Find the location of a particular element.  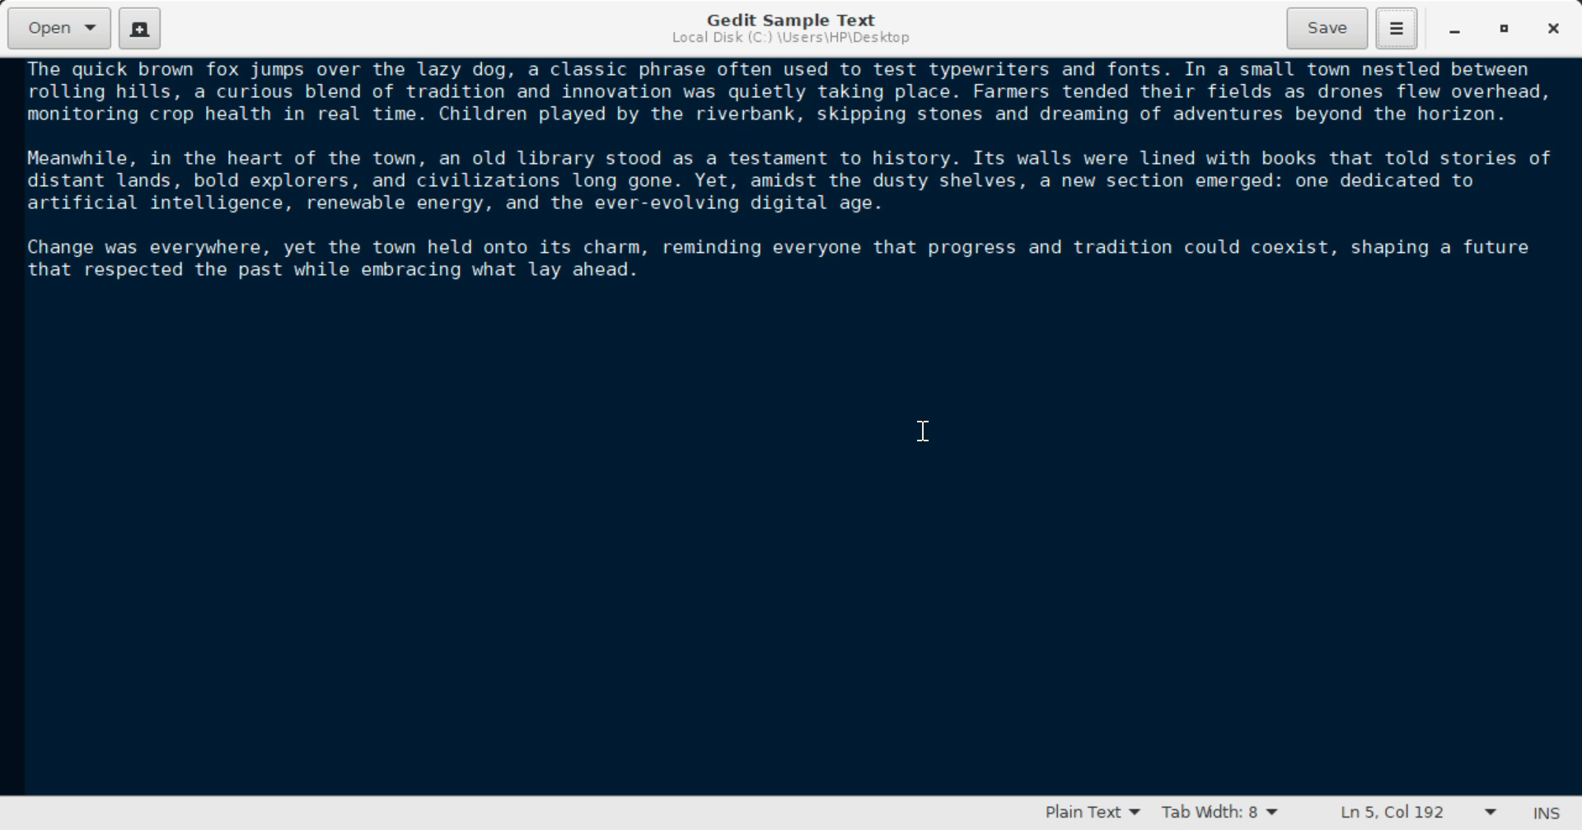

Text Language is located at coordinates (1092, 815).